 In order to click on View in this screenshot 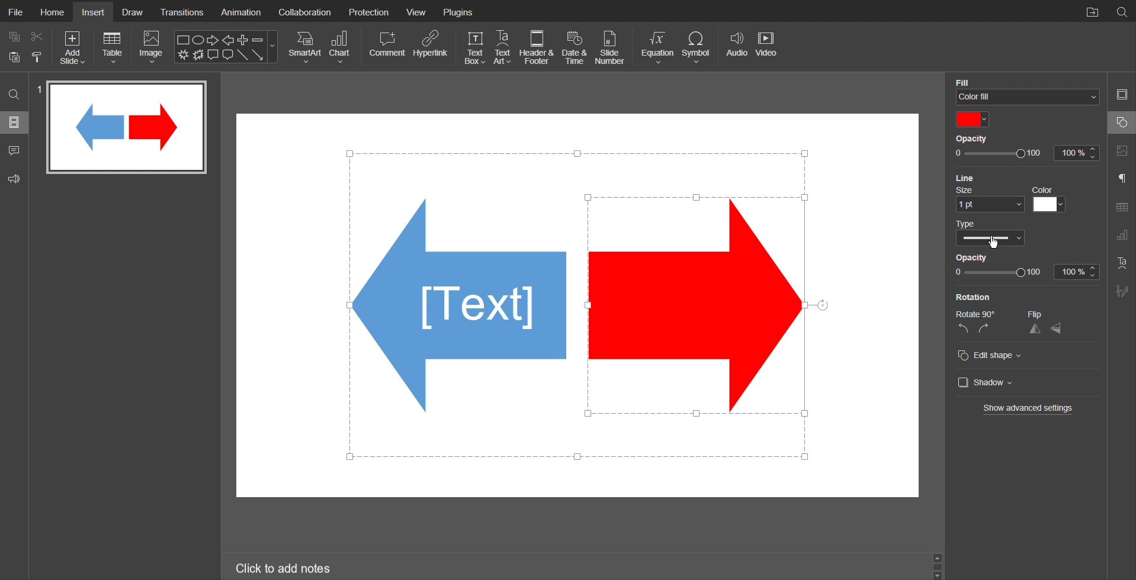, I will do `click(419, 11)`.